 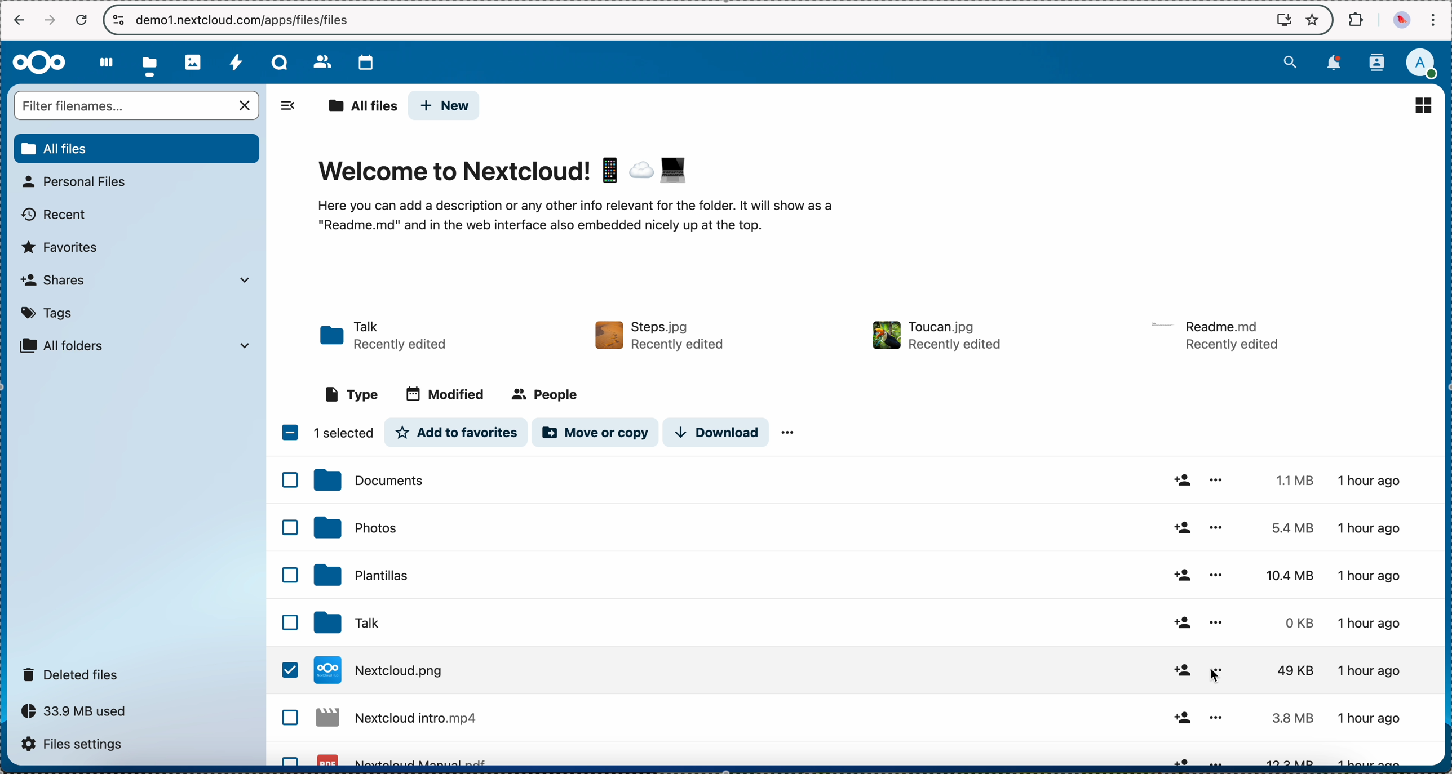 I want to click on user profile, so click(x=1427, y=63).